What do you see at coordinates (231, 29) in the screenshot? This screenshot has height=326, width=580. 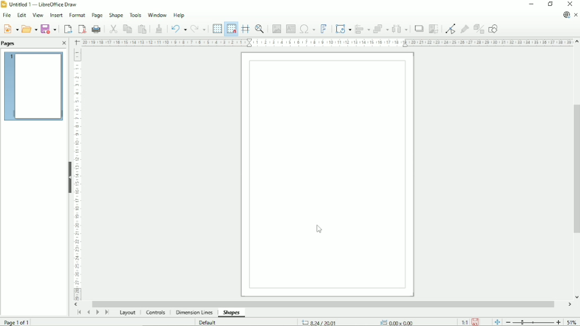 I see `Snap to grid` at bounding box center [231, 29].